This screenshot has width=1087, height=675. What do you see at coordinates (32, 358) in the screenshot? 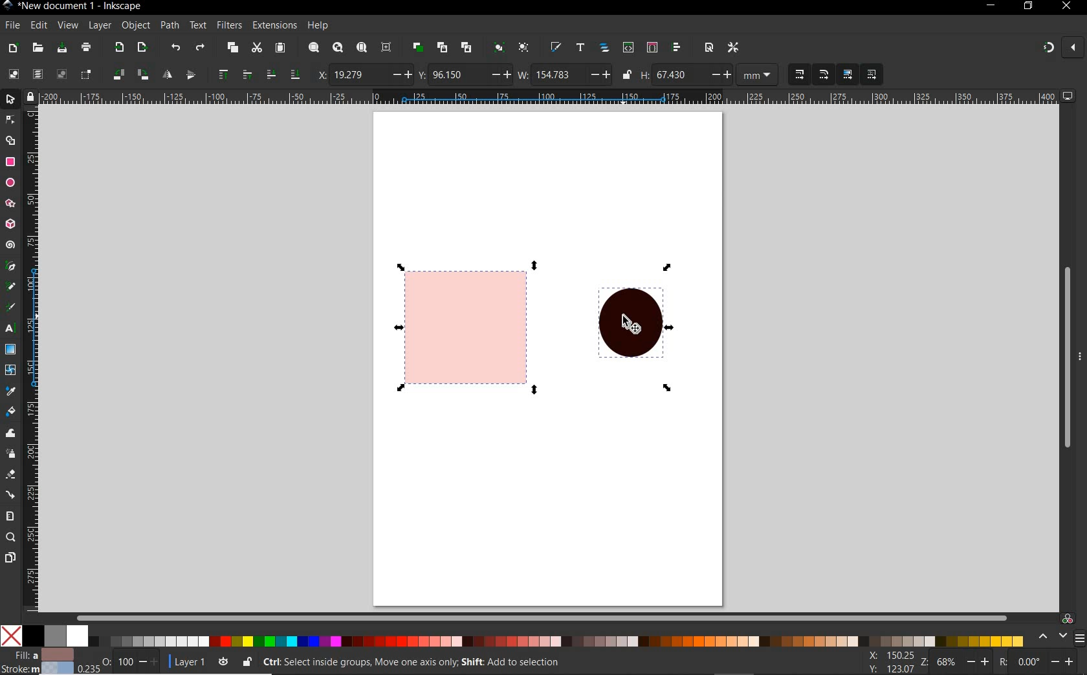
I see `ruler` at bounding box center [32, 358].